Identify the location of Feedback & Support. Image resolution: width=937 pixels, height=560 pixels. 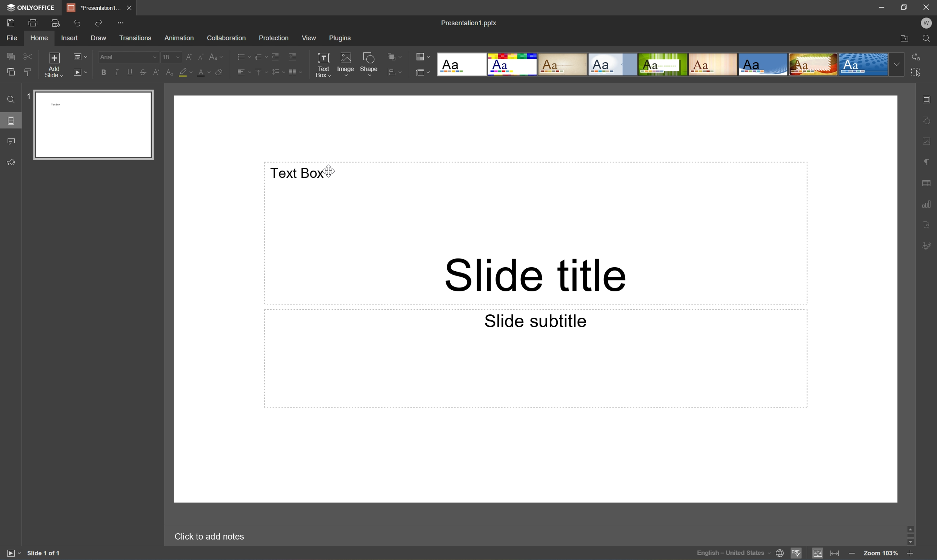
(11, 163).